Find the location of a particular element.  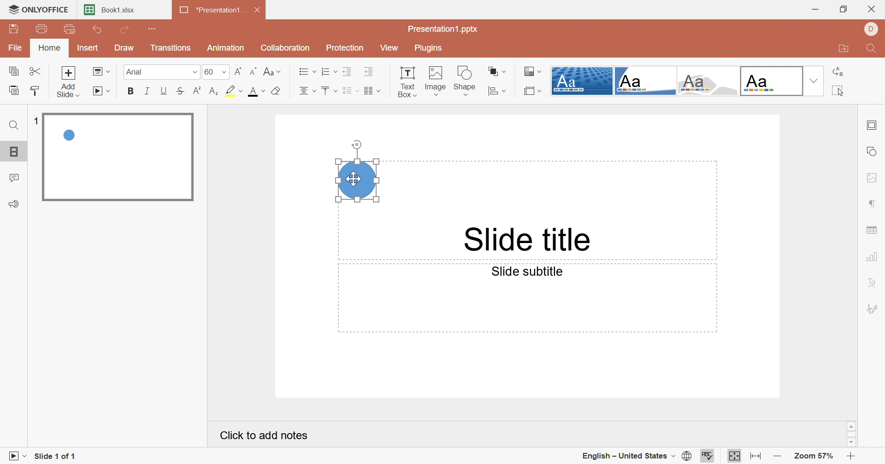

Underline is located at coordinates (165, 91).